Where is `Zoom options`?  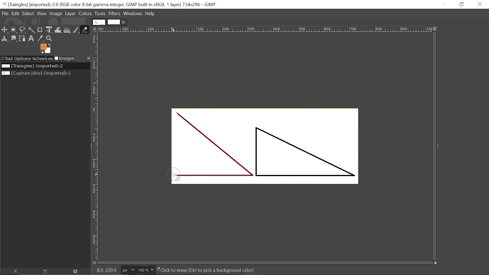
Zoom options is located at coordinates (152, 270).